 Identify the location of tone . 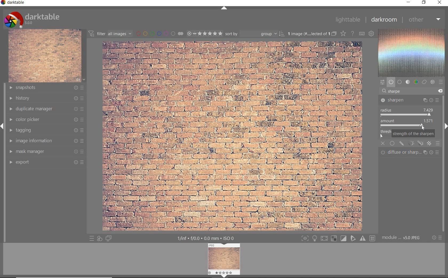
(408, 82).